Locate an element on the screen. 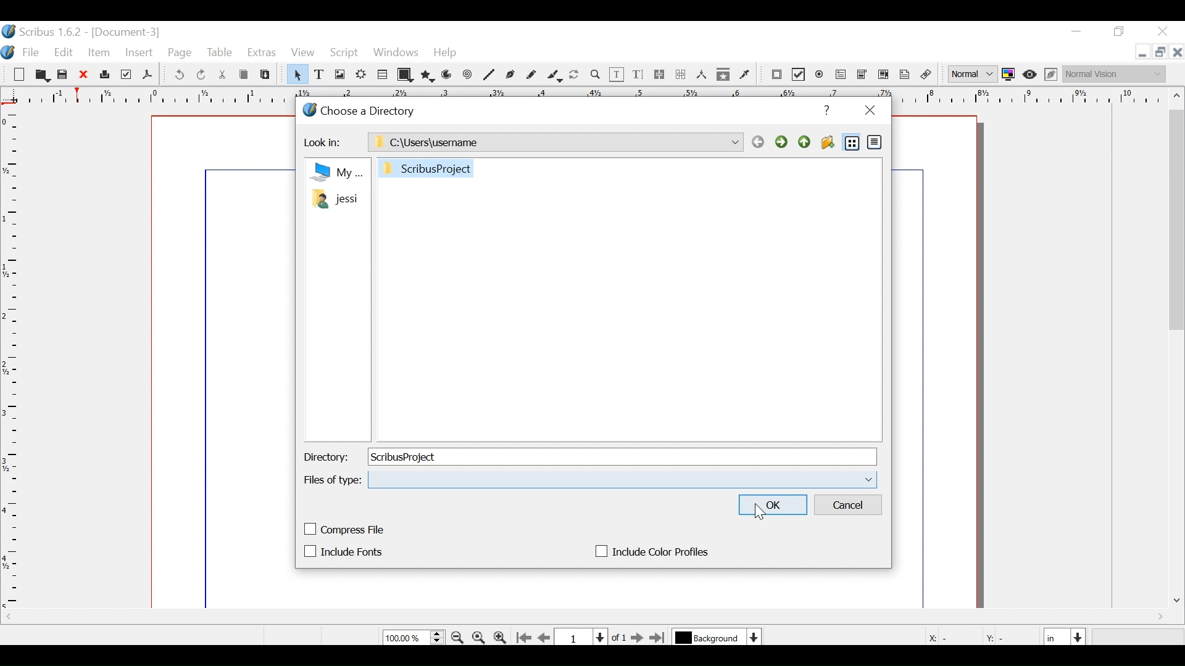 The image size is (1185, 666). Unlink Annotation is located at coordinates (926, 76).